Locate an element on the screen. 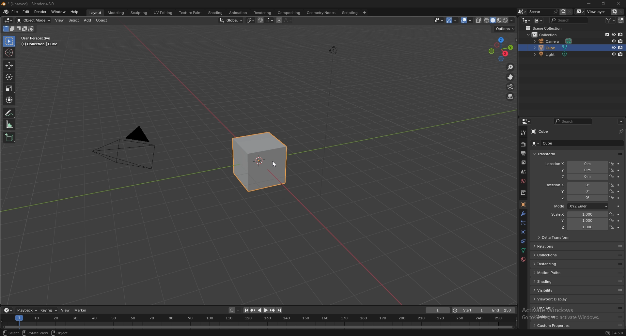 The width and height of the screenshot is (626, 336). constraints is located at coordinates (523, 241).